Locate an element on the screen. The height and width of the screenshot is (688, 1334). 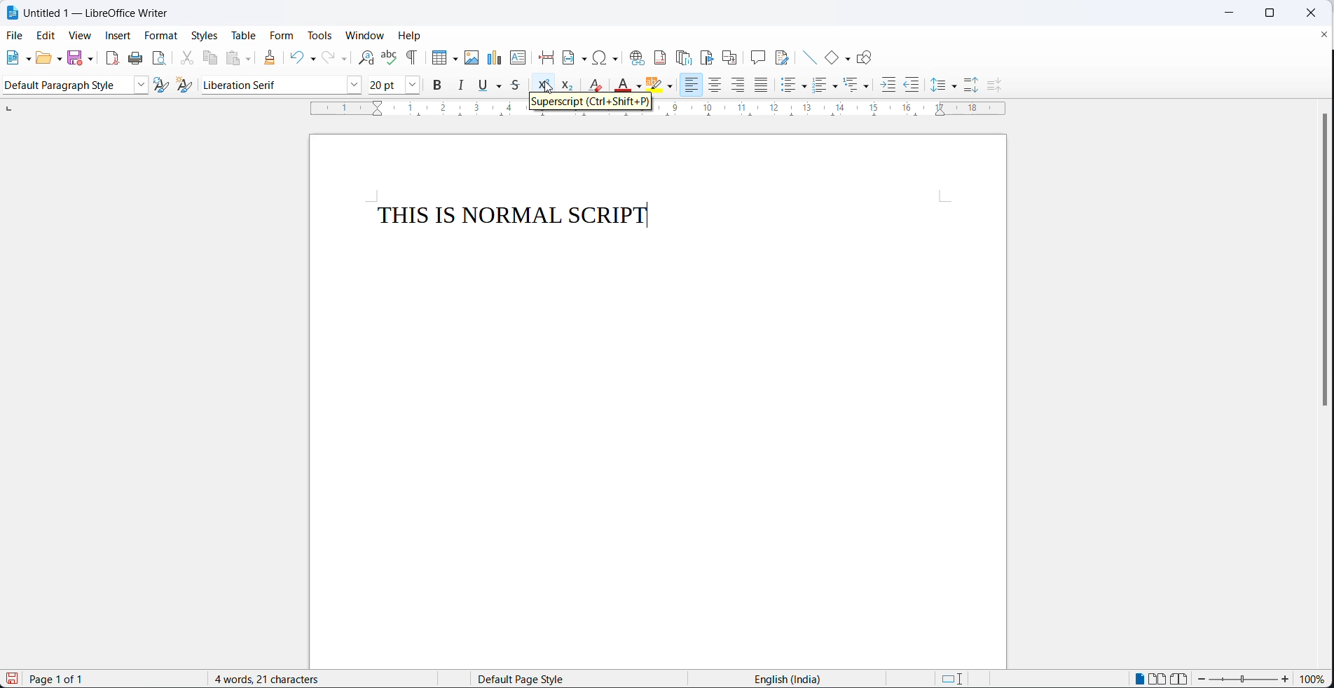
new file options is located at coordinates (25, 57).